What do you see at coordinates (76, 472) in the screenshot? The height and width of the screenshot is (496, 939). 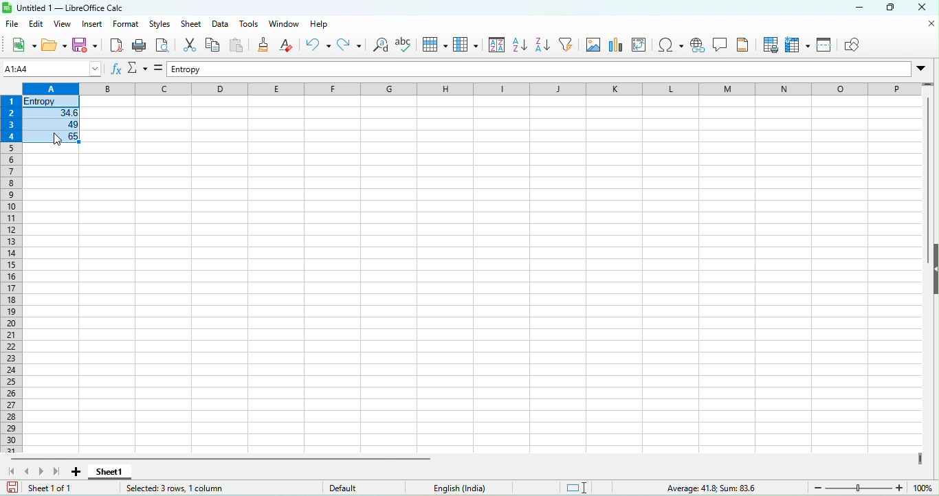 I see `add new sheet` at bounding box center [76, 472].